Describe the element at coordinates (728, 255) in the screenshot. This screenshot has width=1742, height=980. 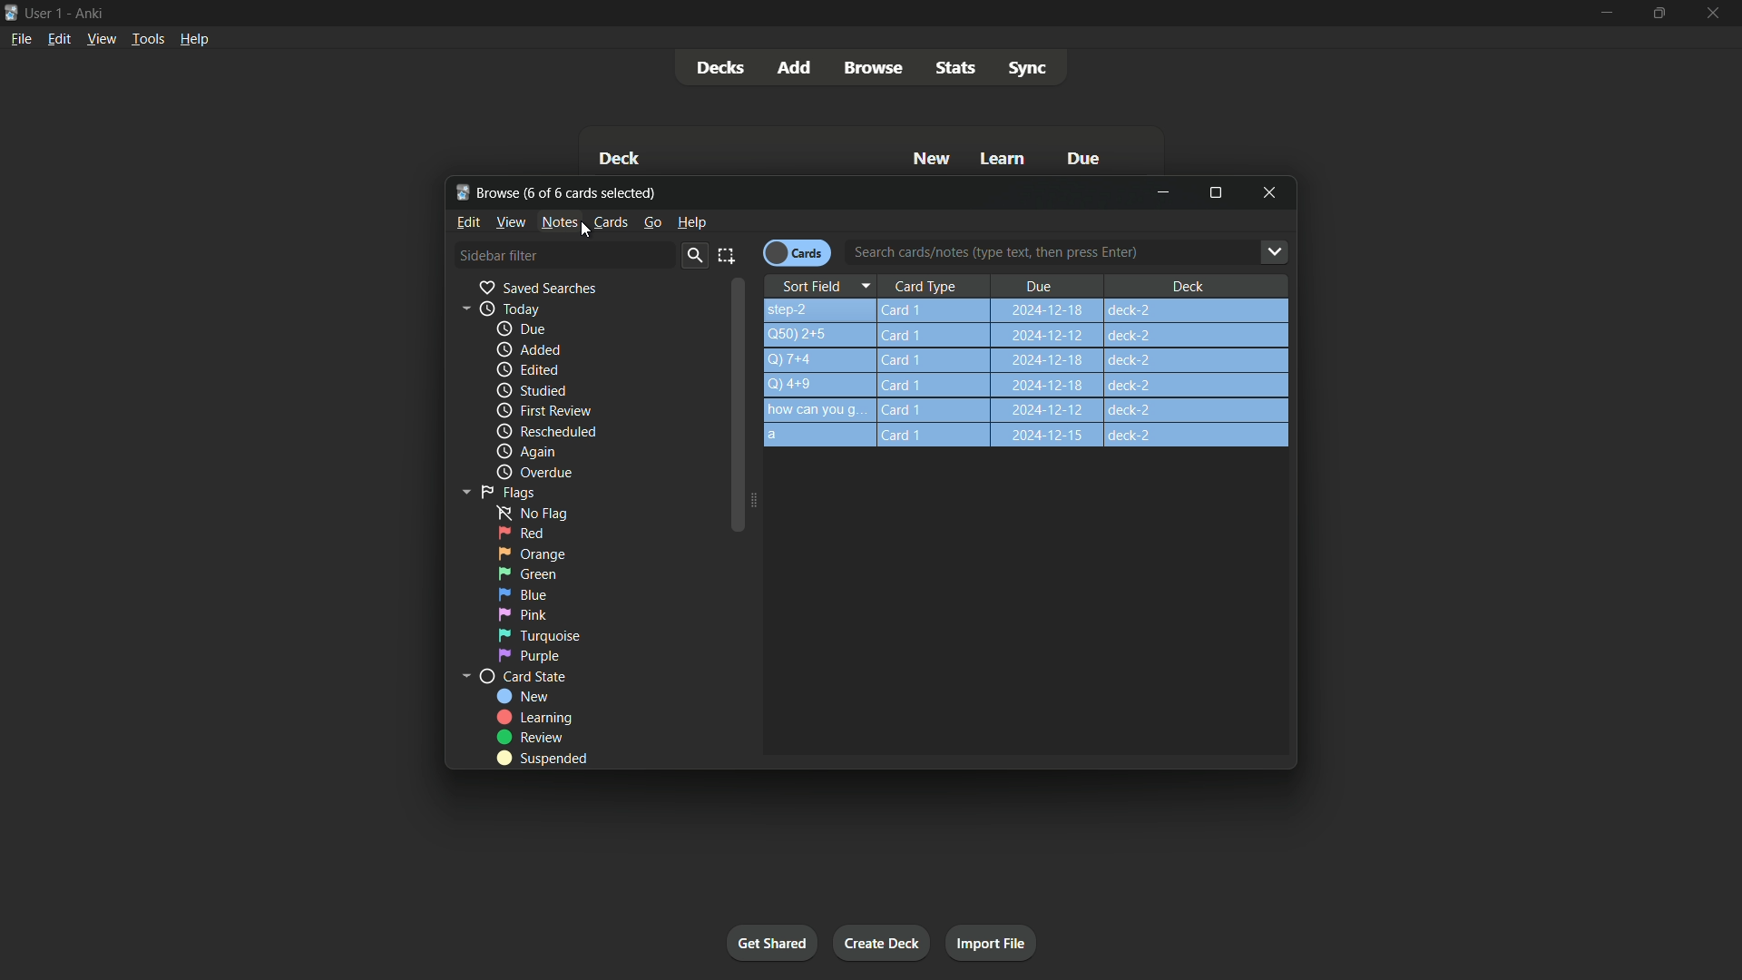
I see `select` at that location.